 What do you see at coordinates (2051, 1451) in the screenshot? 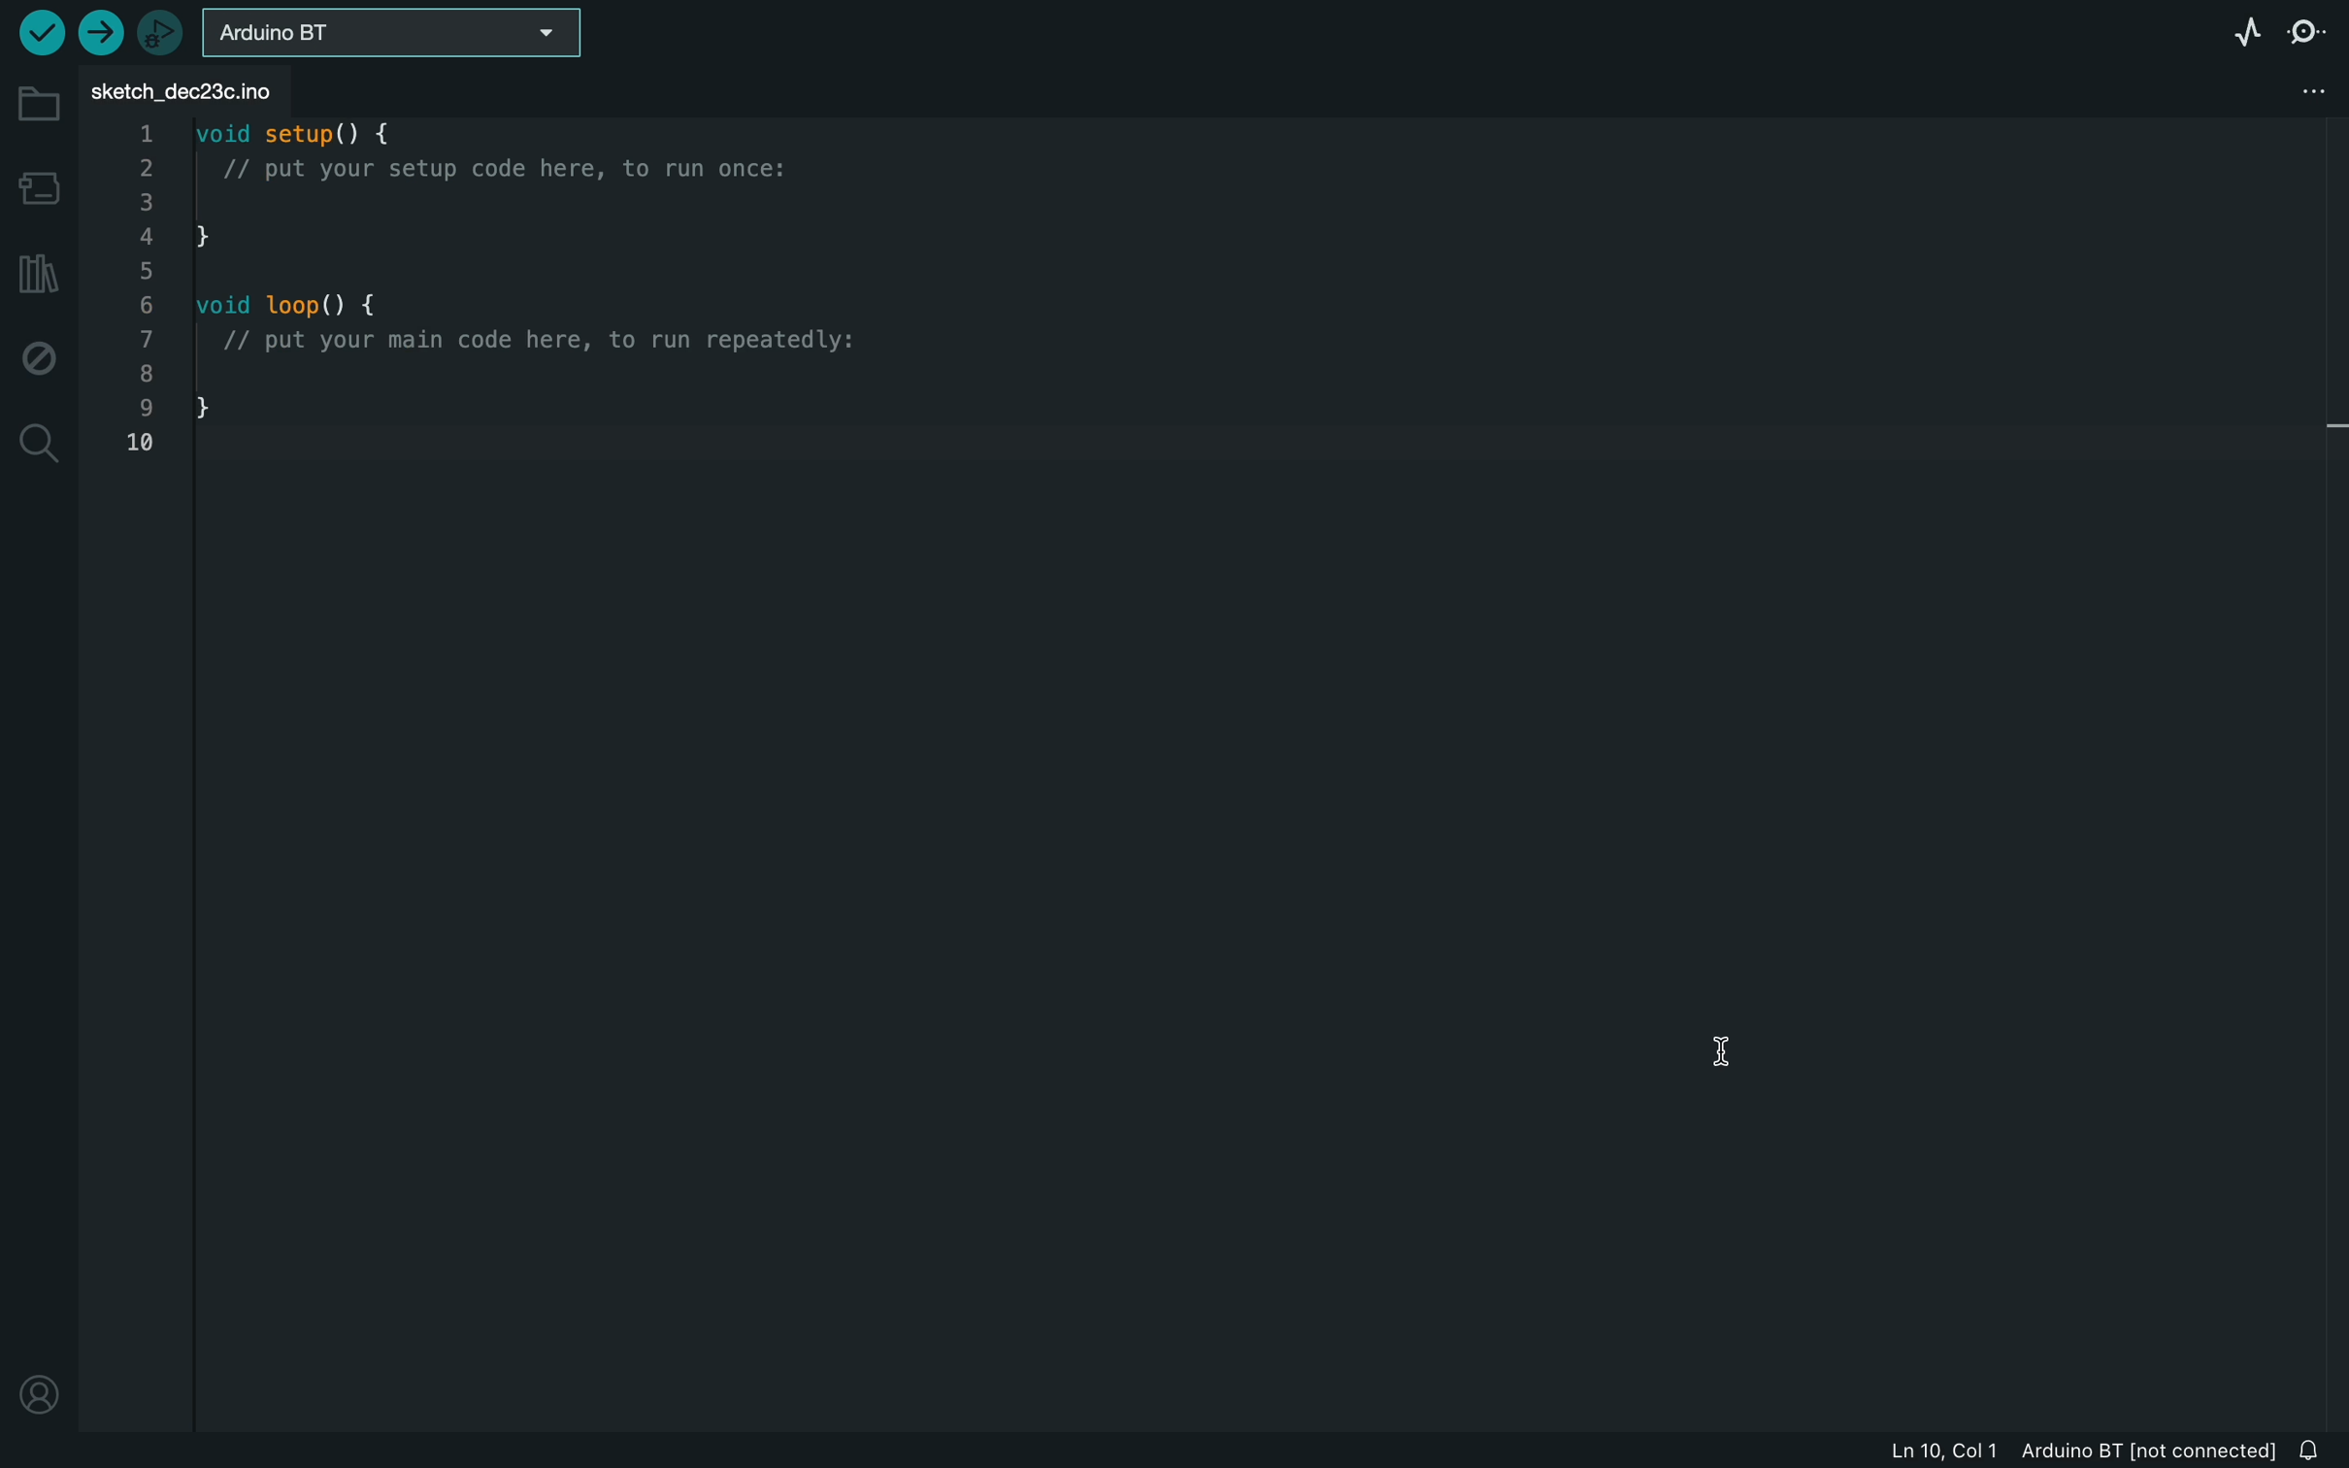
I see `file information` at bounding box center [2051, 1451].